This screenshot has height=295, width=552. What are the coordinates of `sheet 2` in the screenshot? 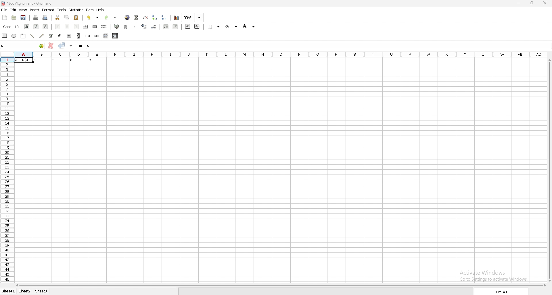 It's located at (25, 291).